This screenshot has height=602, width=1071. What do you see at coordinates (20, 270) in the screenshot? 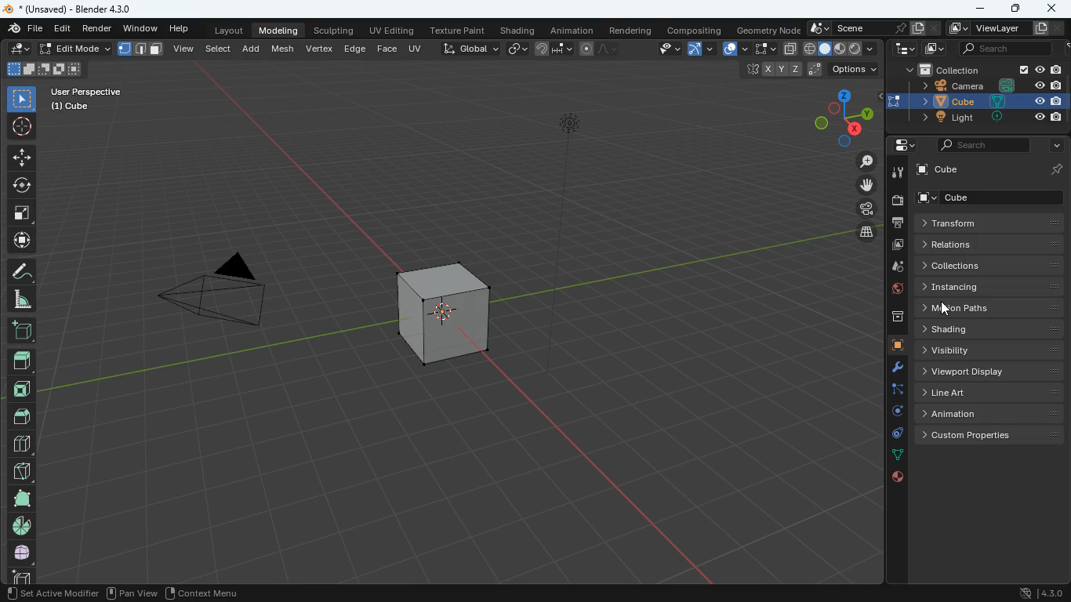
I see `draw` at bounding box center [20, 270].